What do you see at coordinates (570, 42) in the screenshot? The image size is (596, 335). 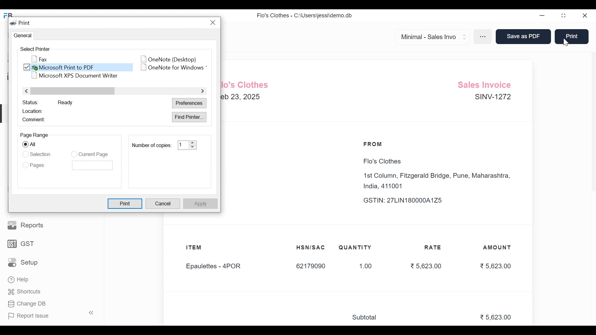 I see `cursor` at bounding box center [570, 42].